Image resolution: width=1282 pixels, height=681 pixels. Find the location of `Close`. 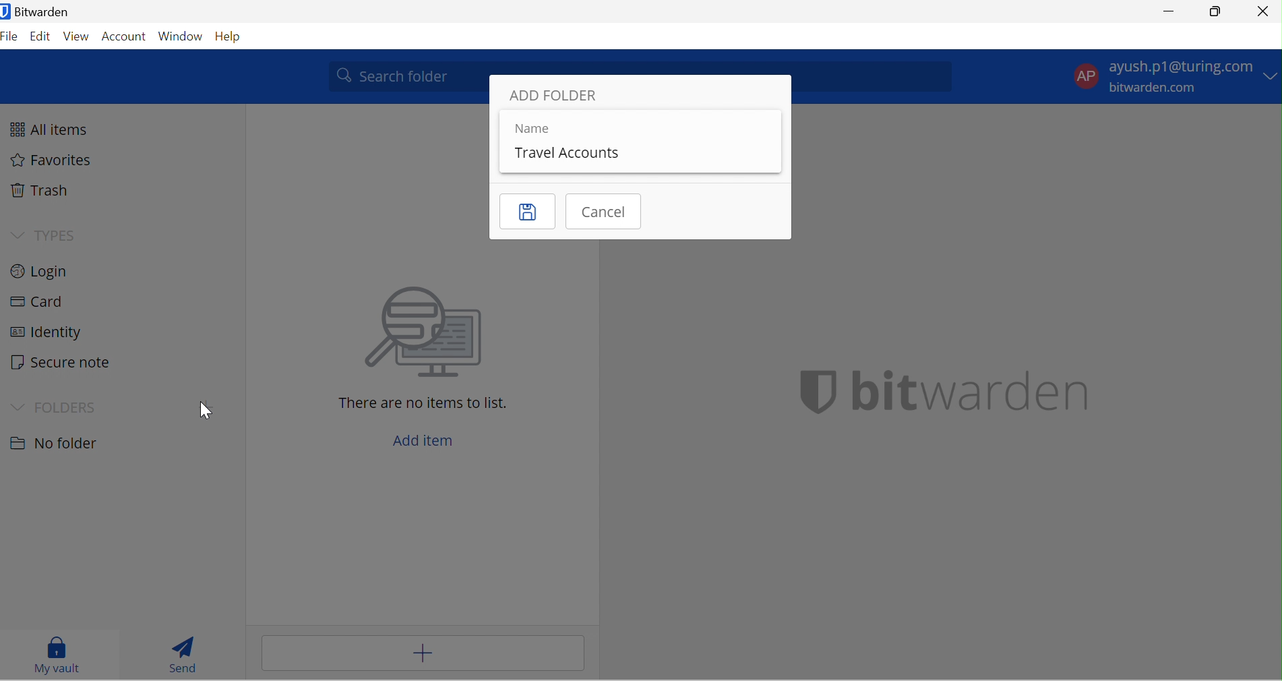

Close is located at coordinates (1264, 12).